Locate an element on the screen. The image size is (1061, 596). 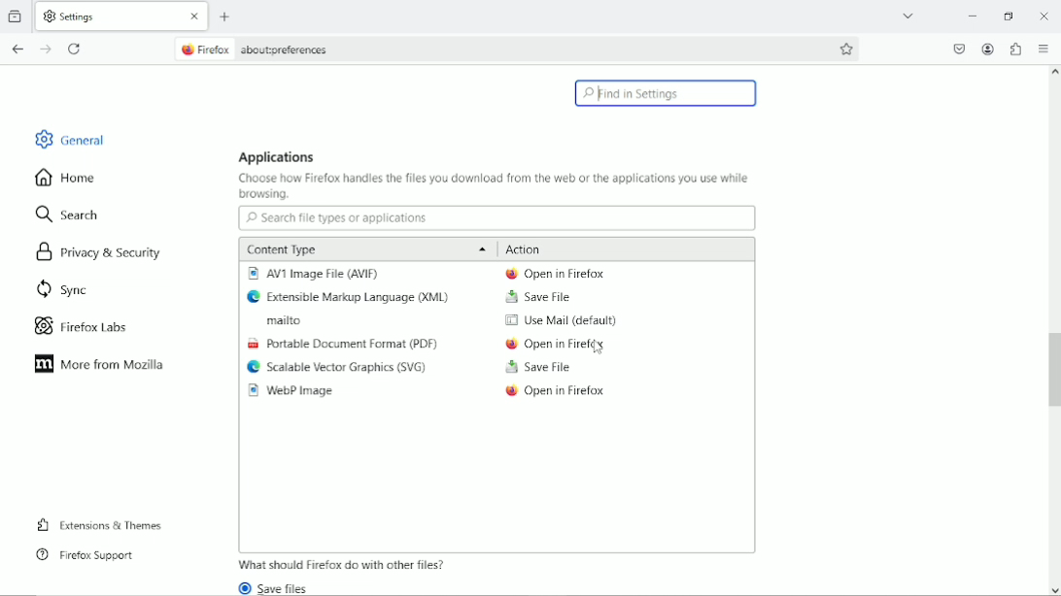
Choose how firefox handles the files you download from the web or the applications you use while browsing is located at coordinates (495, 187).